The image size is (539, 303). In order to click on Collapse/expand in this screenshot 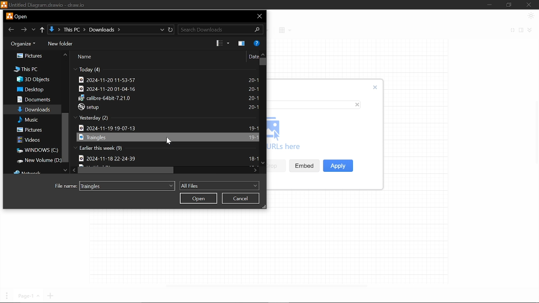, I will do `click(531, 31)`.